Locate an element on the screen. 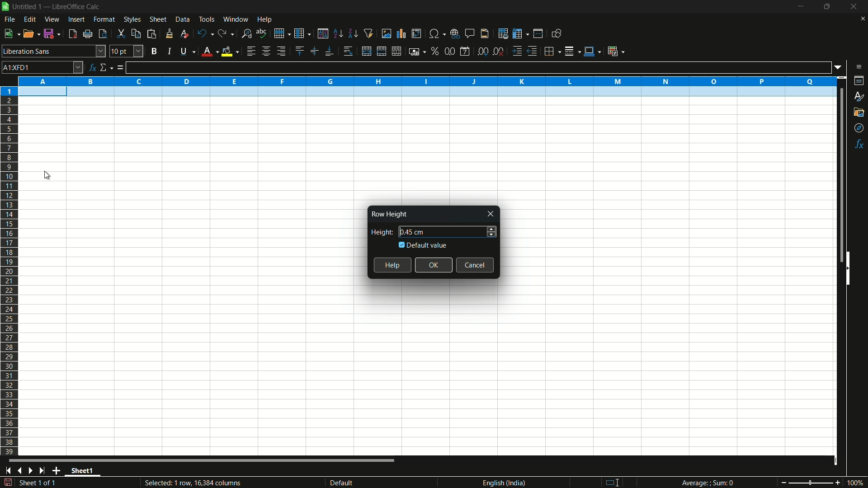 This screenshot has height=488, width=868. rows is located at coordinates (9, 271).